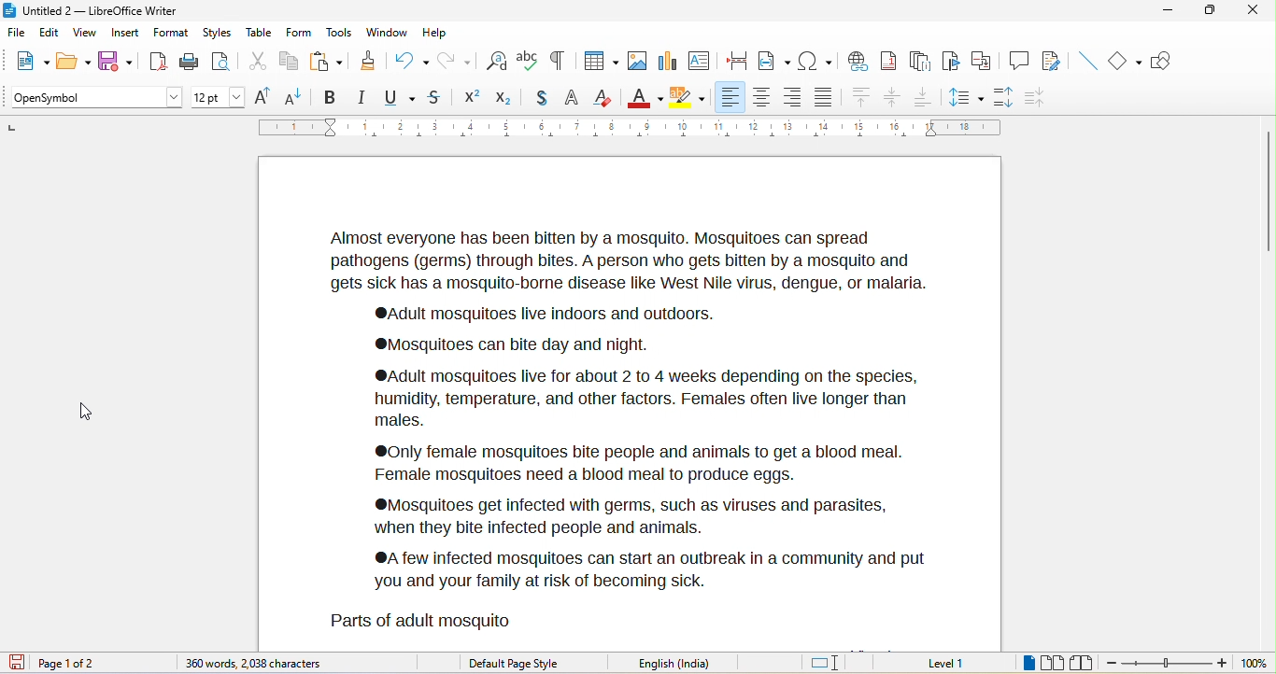 Image resolution: width=1276 pixels, height=674 pixels. I want to click on save, so click(115, 60).